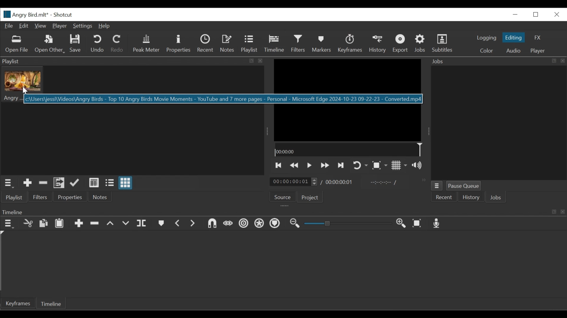 The image size is (567, 318). What do you see at coordinates (50, 303) in the screenshot?
I see `Timeline` at bounding box center [50, 303].